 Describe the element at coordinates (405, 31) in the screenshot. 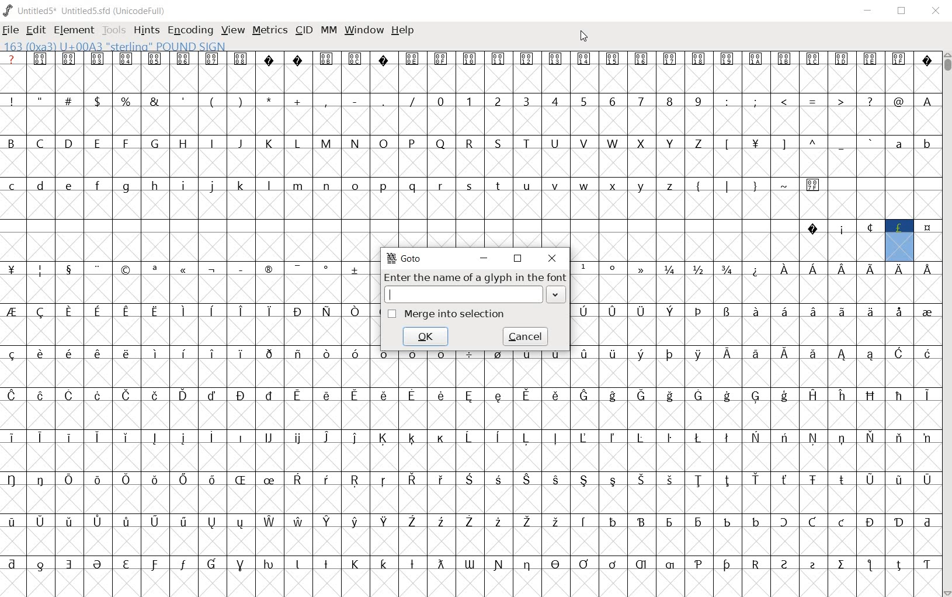

I see `HELP` at that location.